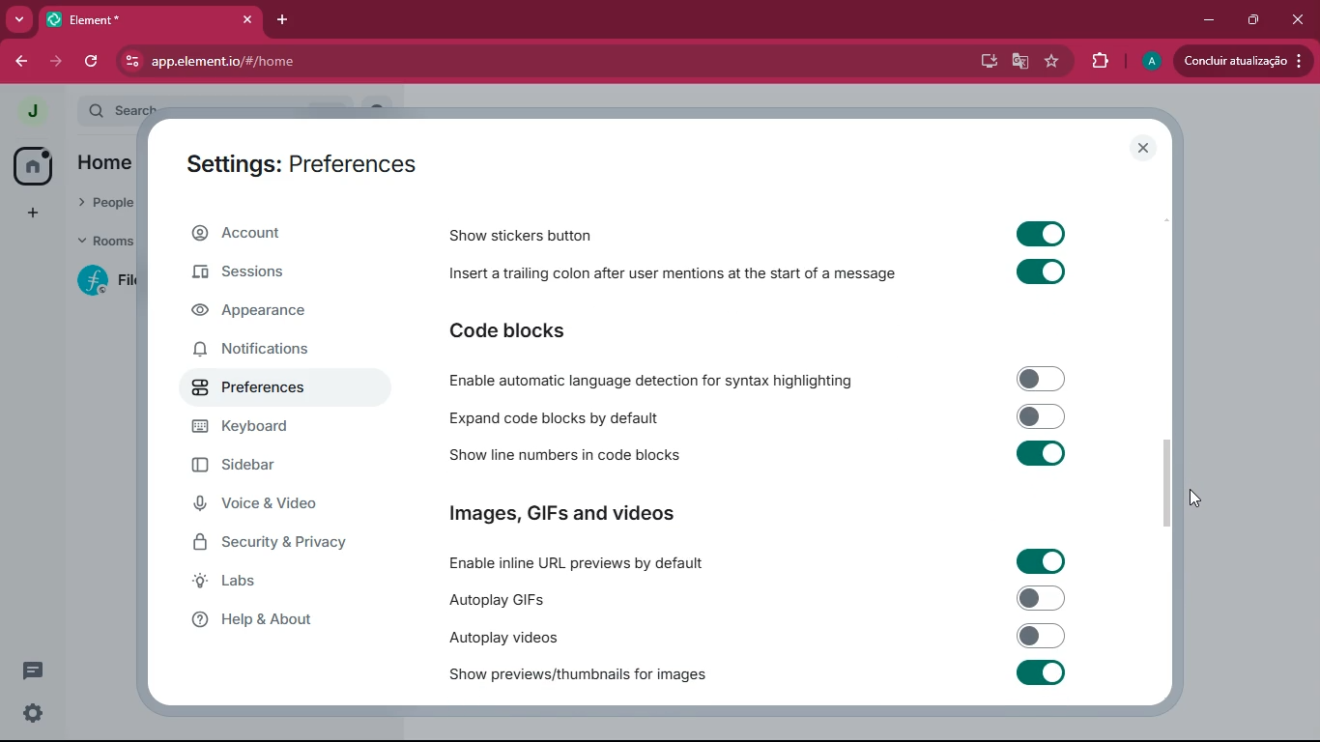 The height and width of the screenshot is (742, 1320). Describe the element at coordinates (93, 61) in the screenshot. I see `refresh` at that location.